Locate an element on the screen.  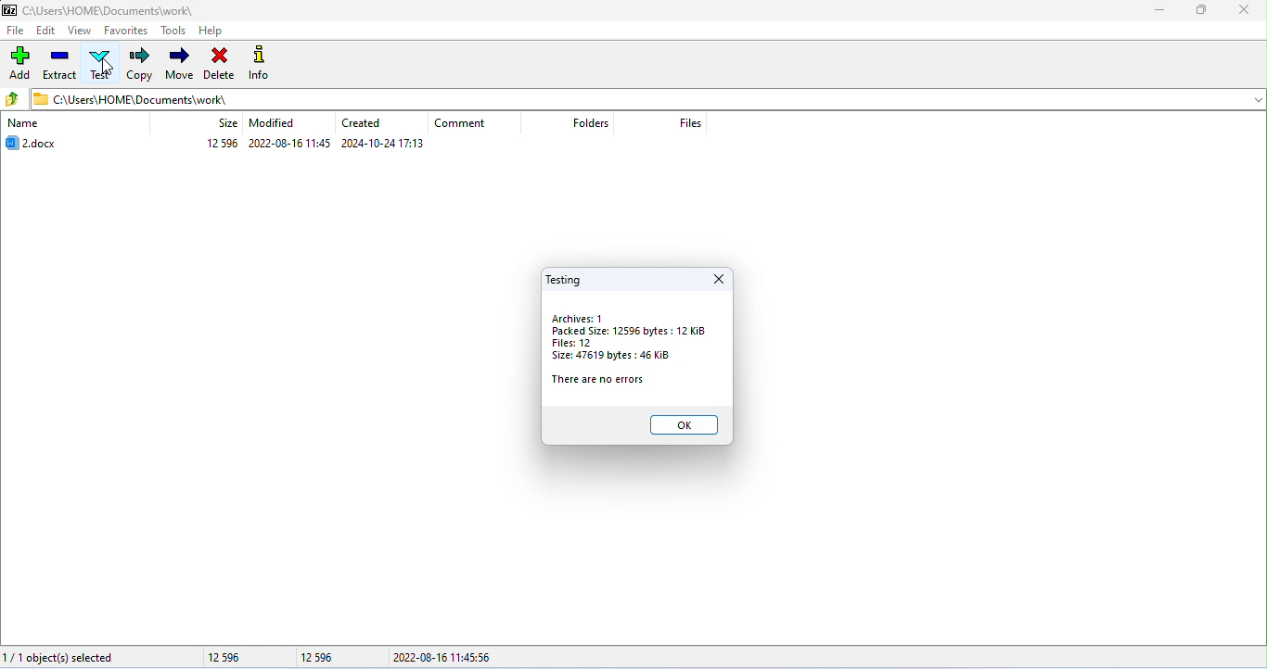
files is located at coordinates (696, 122).